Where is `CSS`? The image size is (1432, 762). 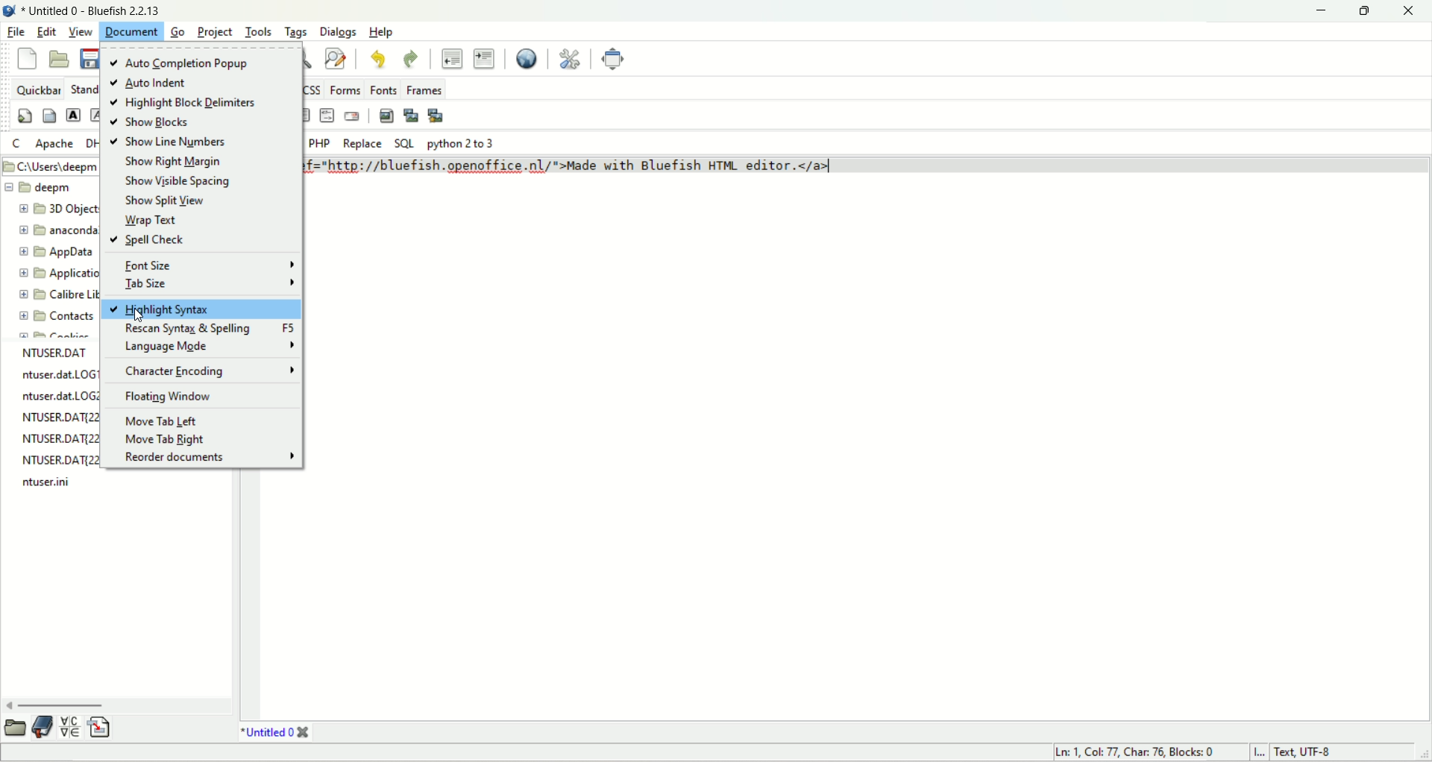
CSS is located at coordinates (311, 89).